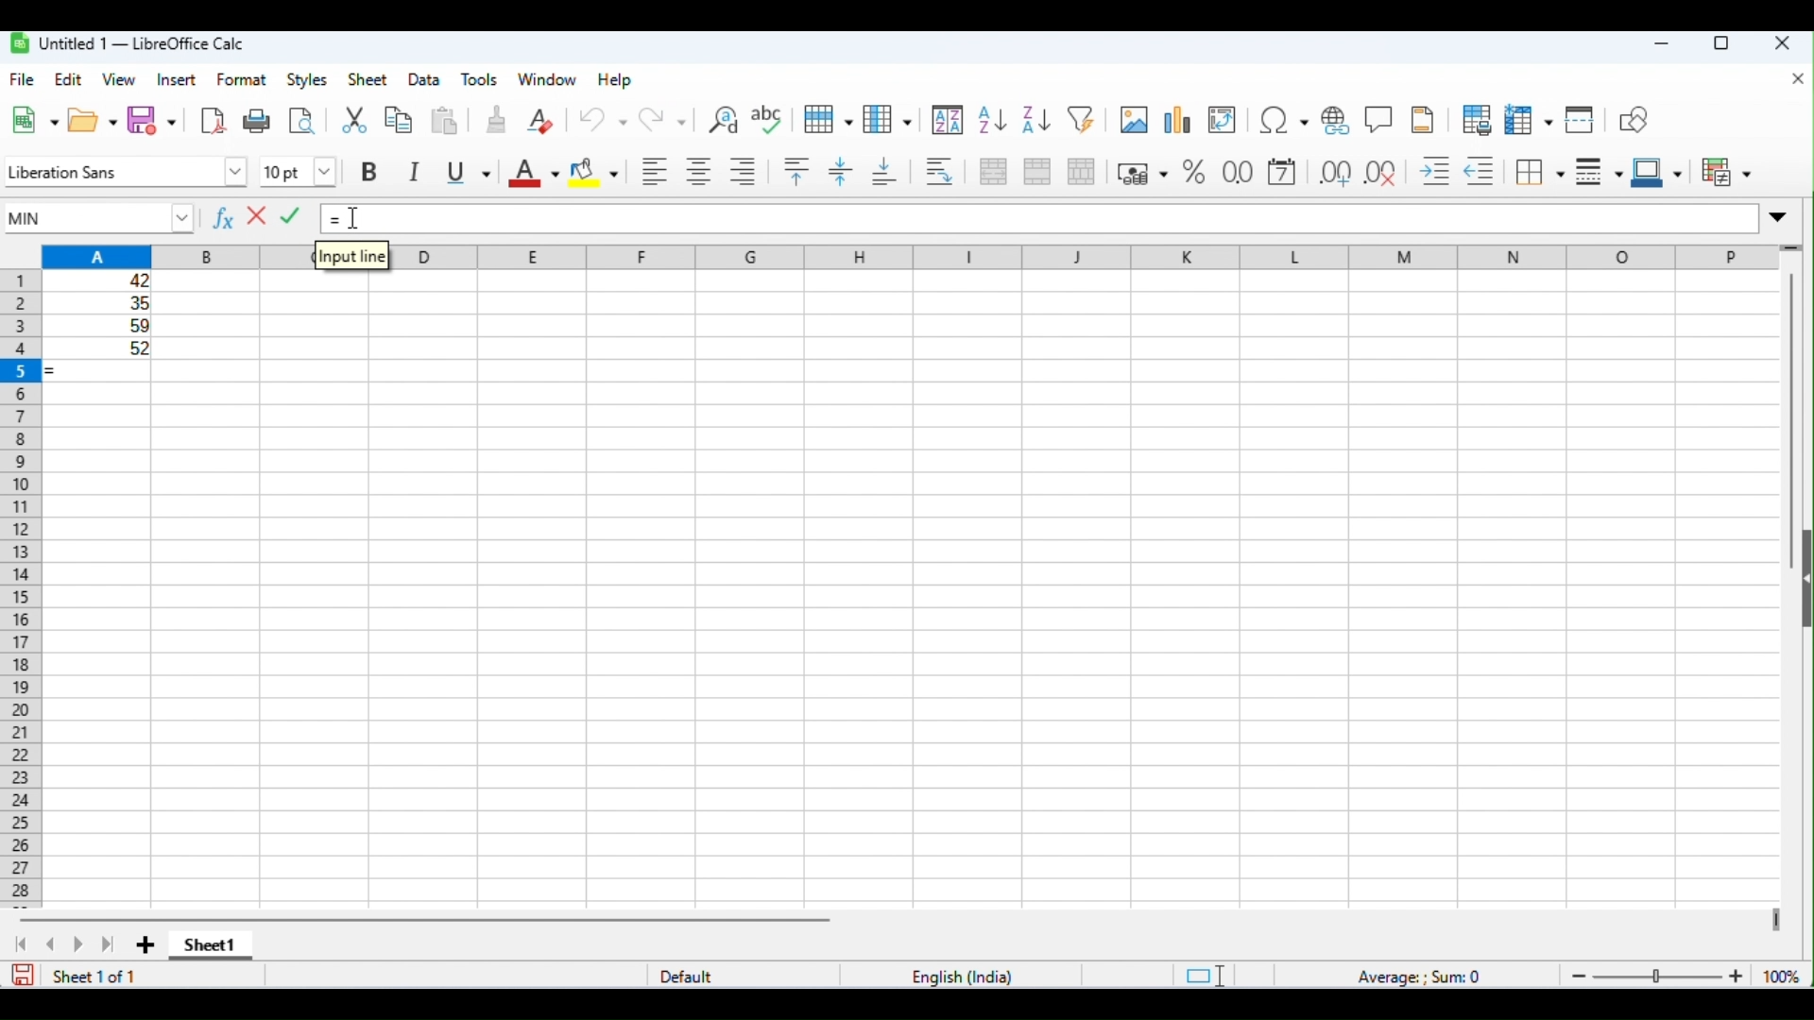 The height and width of the screenshot is (1020, 1814). Describe the element at coordinates (1034, 119) in the screenshot. I see `sort descending` at that location.